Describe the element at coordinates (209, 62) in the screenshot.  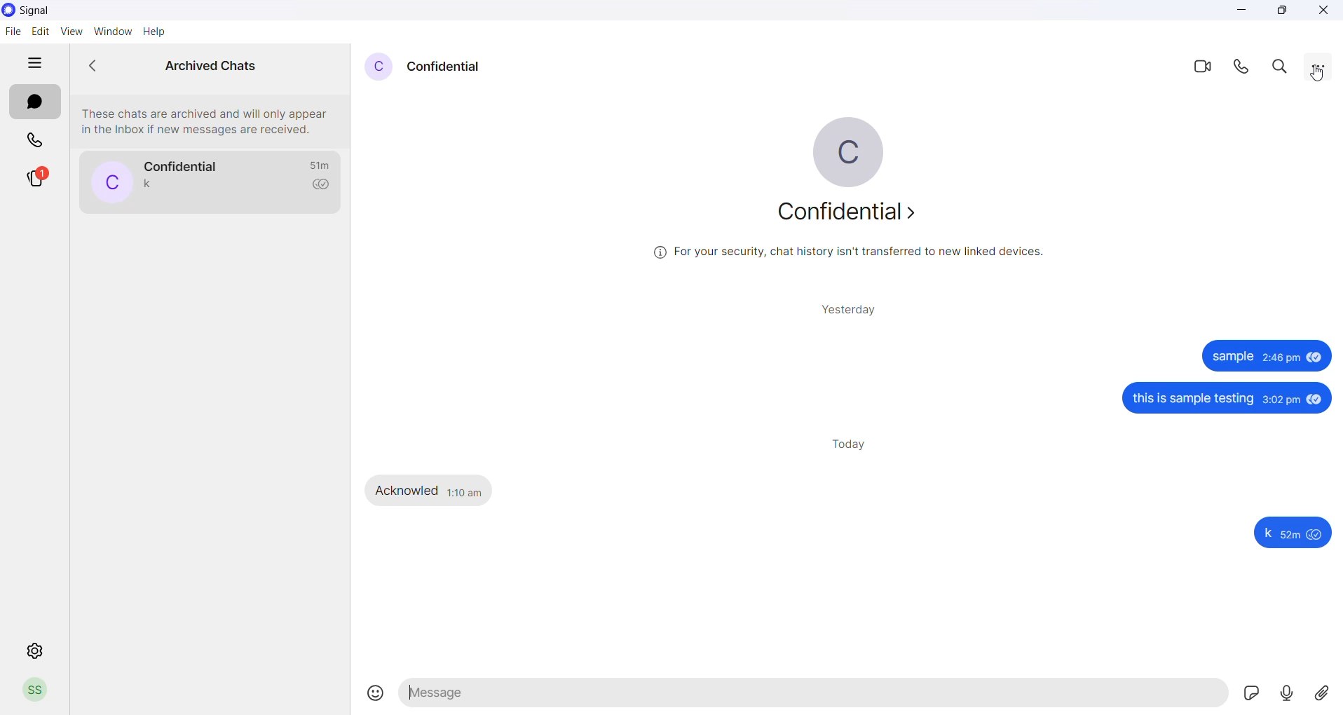
I see `archived chats heading` at that location.